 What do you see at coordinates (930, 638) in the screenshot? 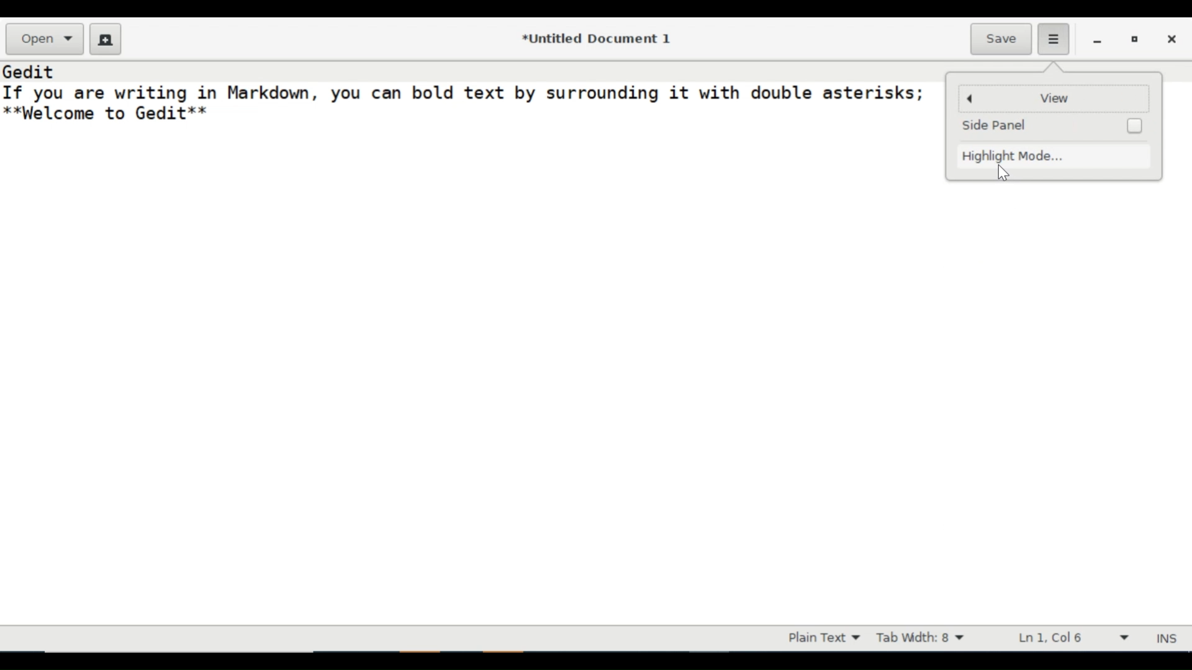
I see `Tab Width` at bounding box center [930, 638].